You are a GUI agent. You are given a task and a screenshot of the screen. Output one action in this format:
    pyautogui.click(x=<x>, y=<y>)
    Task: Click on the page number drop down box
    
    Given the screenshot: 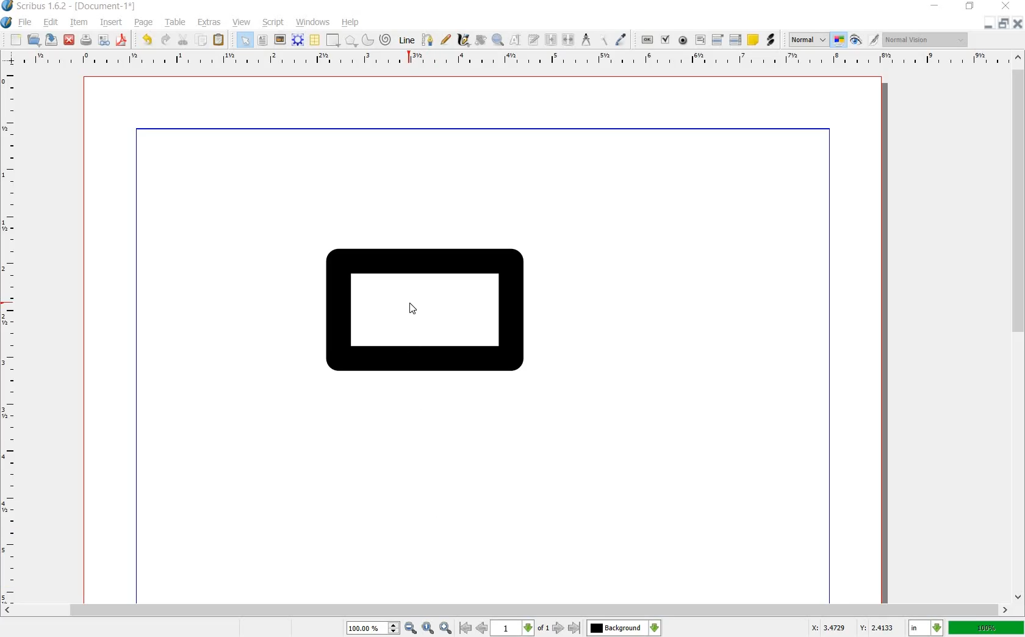 What is the action you would take?
    pyautogui.click(x=519, y=627)
    